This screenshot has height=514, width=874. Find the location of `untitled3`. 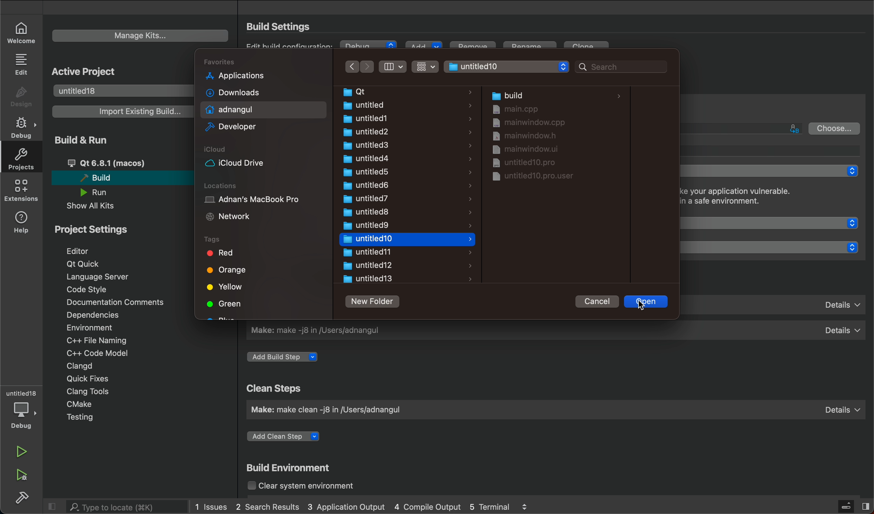

untitled3 is located at coordinates (396, 145).